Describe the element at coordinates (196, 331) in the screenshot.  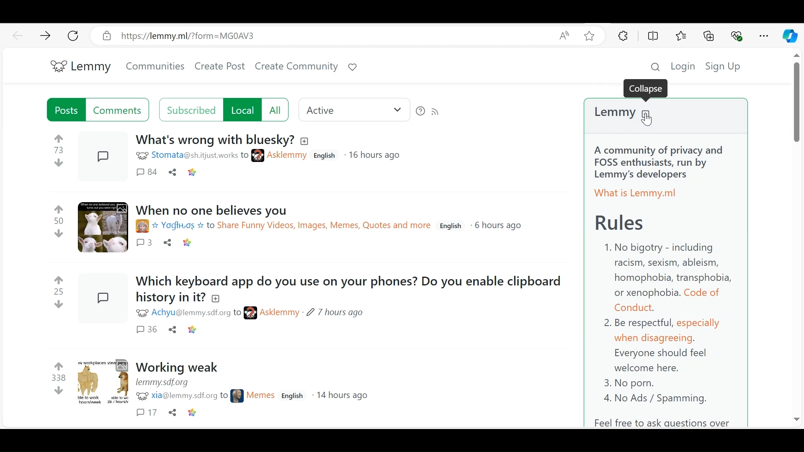
I see `link` at that location.